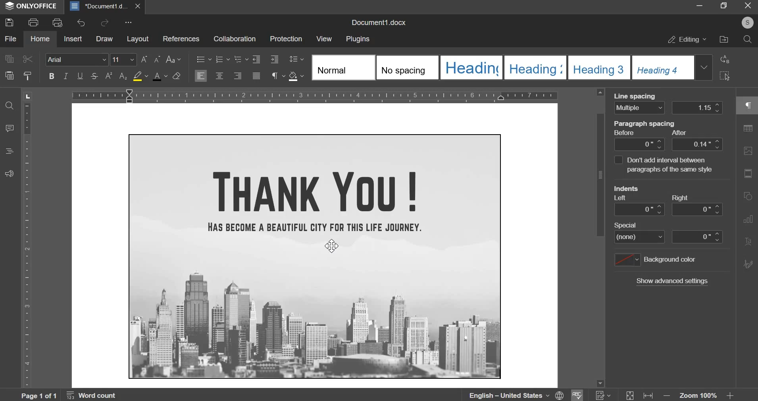 This screenshot has width=758, height=401. Describe the element at coordinates (80, 75) in the screenshot. I see `underline` at that location.